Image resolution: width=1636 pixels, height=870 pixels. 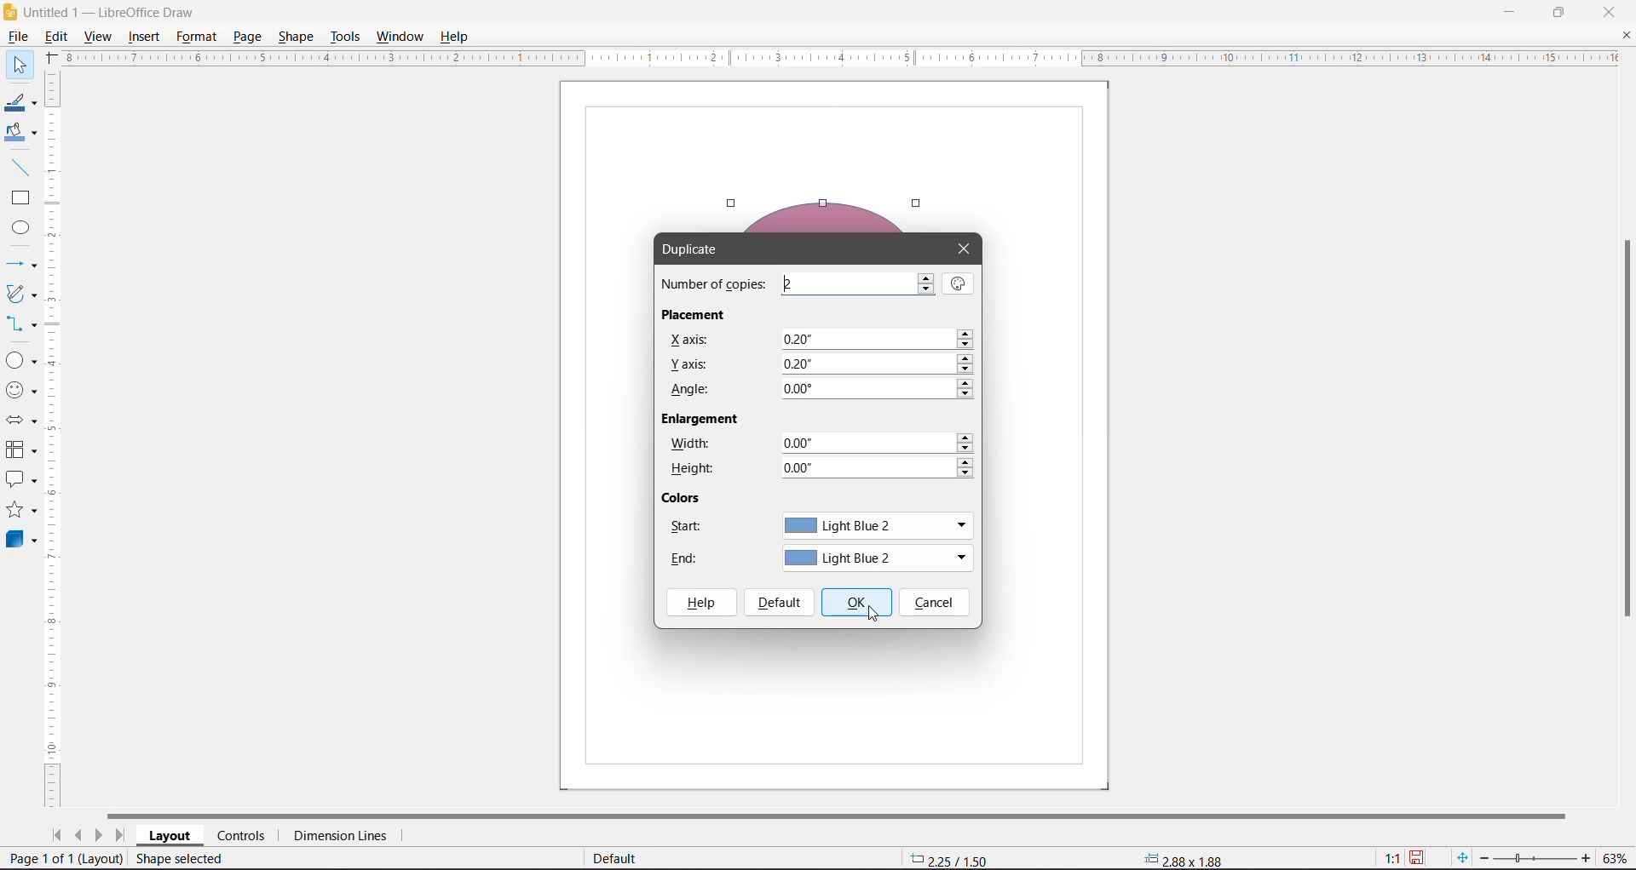 What do you see at coordinates (857, 282) in the screenshot?
I see `Set the number of copies required` at bounding box center [857, 282].